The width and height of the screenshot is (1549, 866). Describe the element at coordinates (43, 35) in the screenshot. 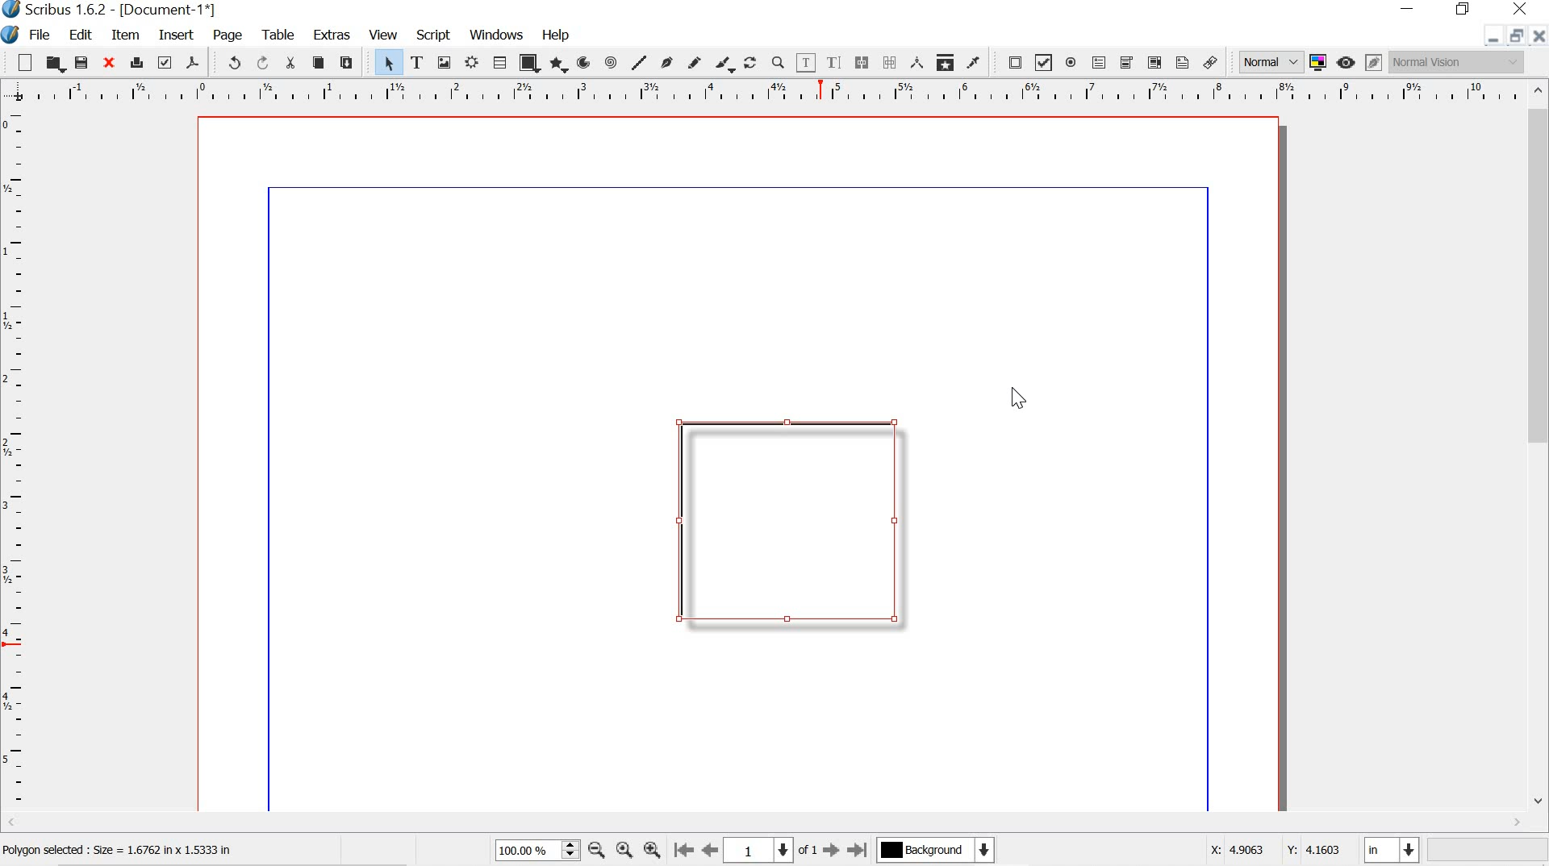

I see `FILE` at that location.